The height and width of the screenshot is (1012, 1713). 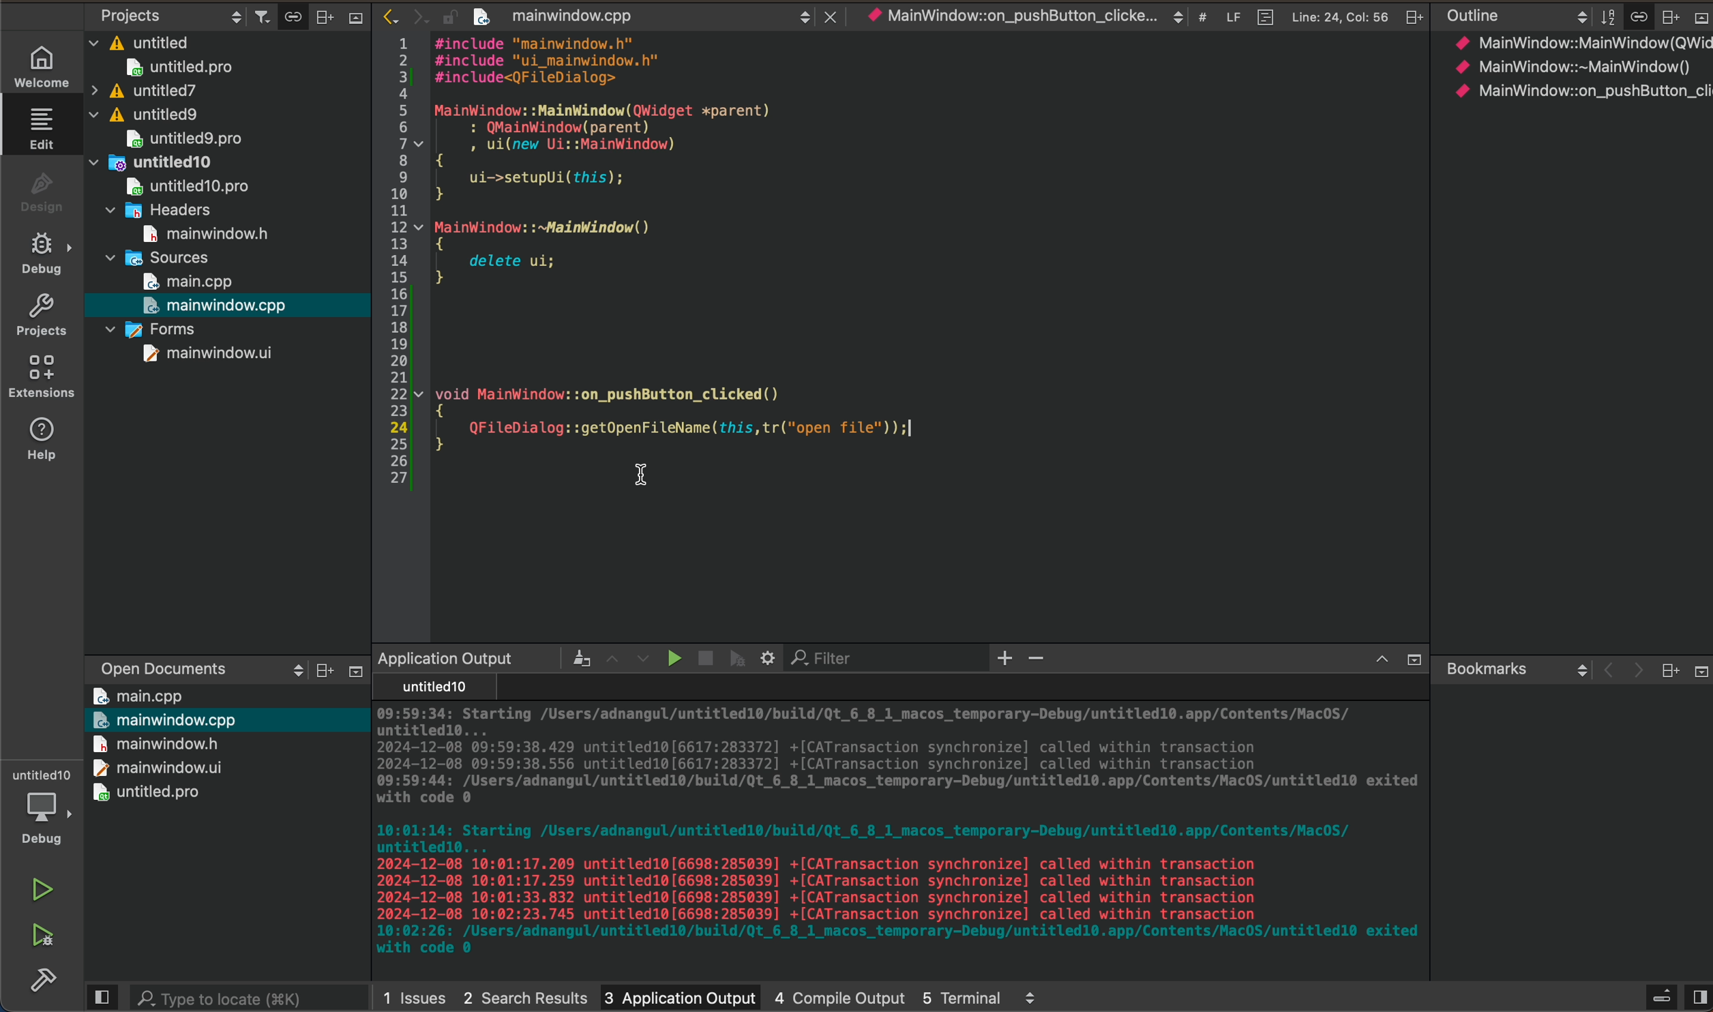 I want to click on , so click(x=351, y=671).